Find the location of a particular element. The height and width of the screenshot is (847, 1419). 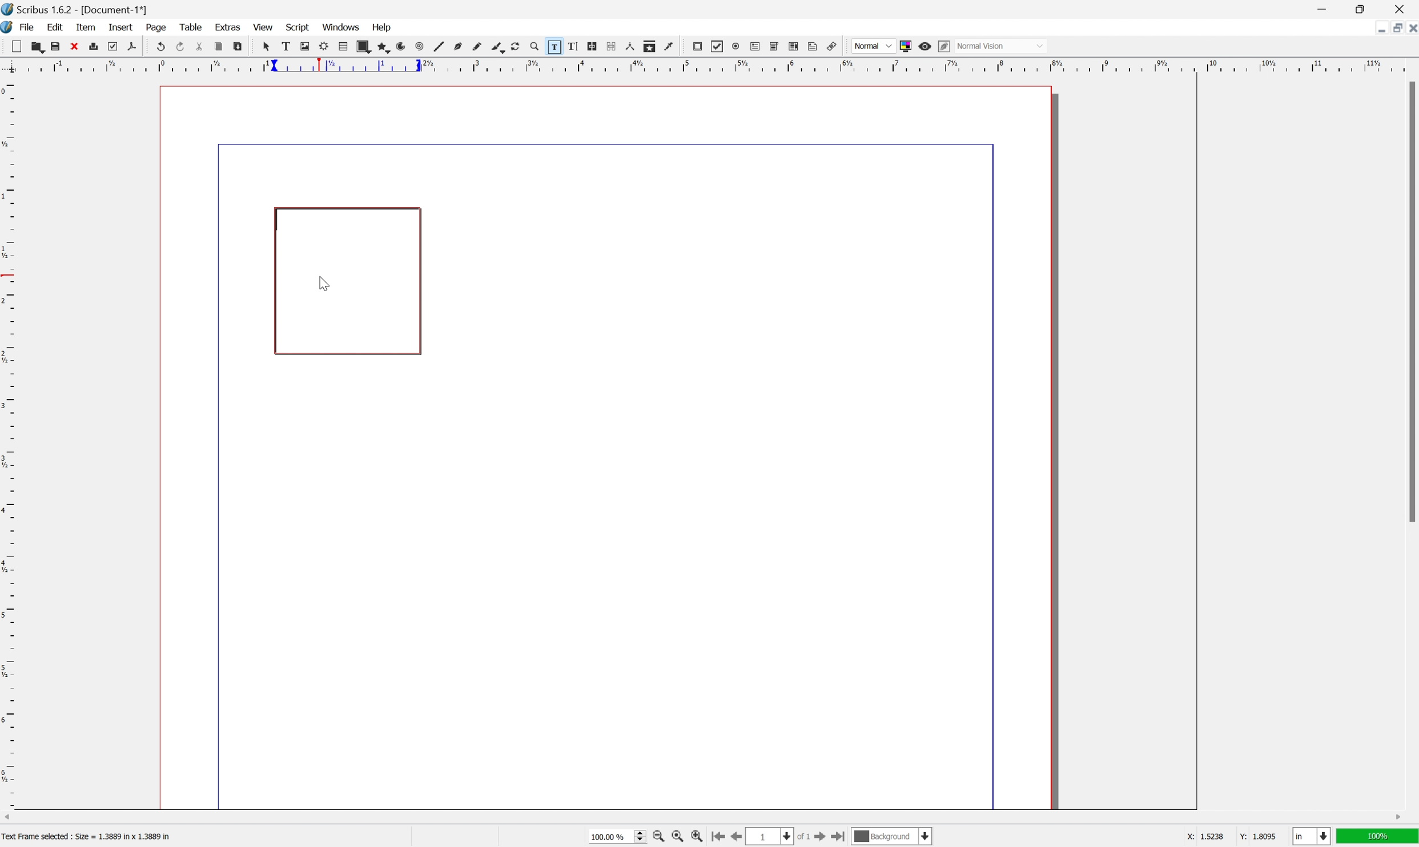

cursor is located at coordinates (265, 46).